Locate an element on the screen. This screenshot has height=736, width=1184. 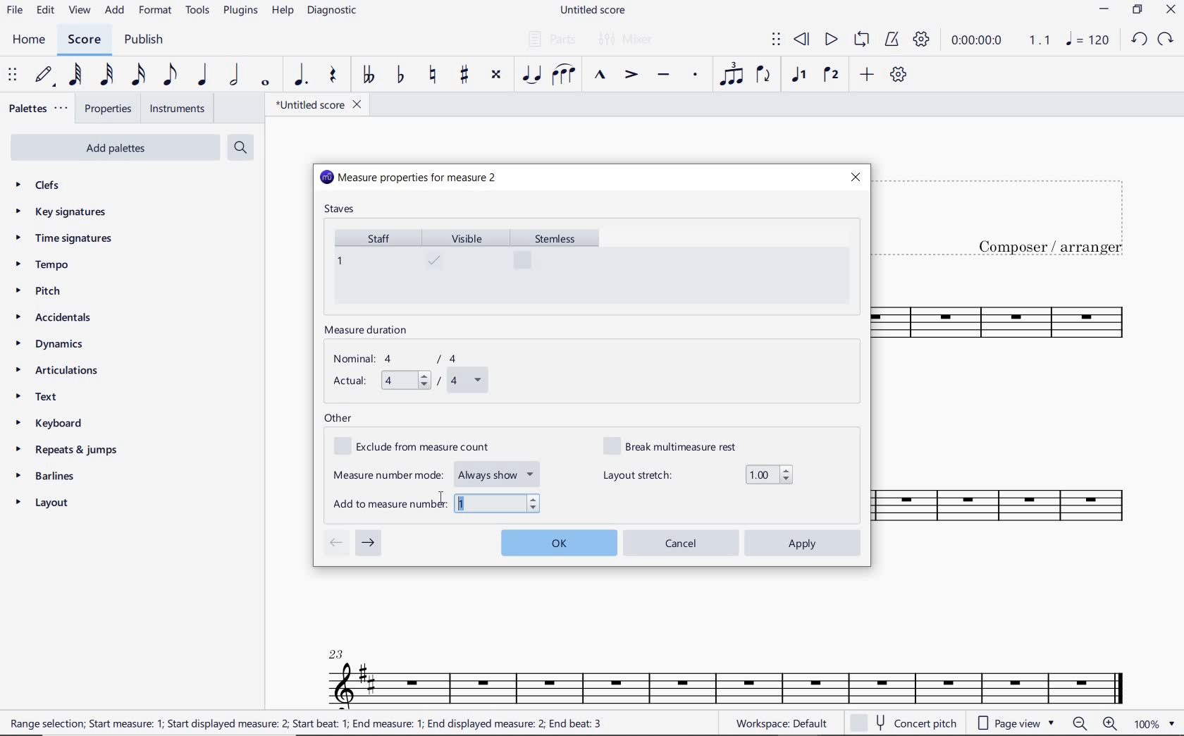
exclude from measure count is located at coordinates (420, 447).